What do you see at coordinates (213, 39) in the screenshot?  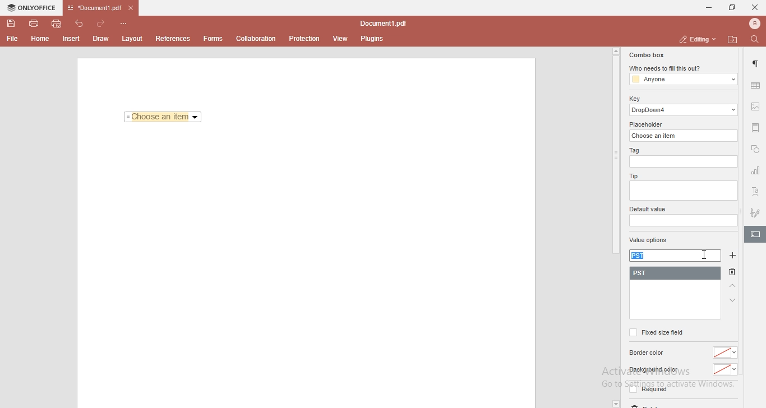 I see `forms` at bounding box center [213, 39].